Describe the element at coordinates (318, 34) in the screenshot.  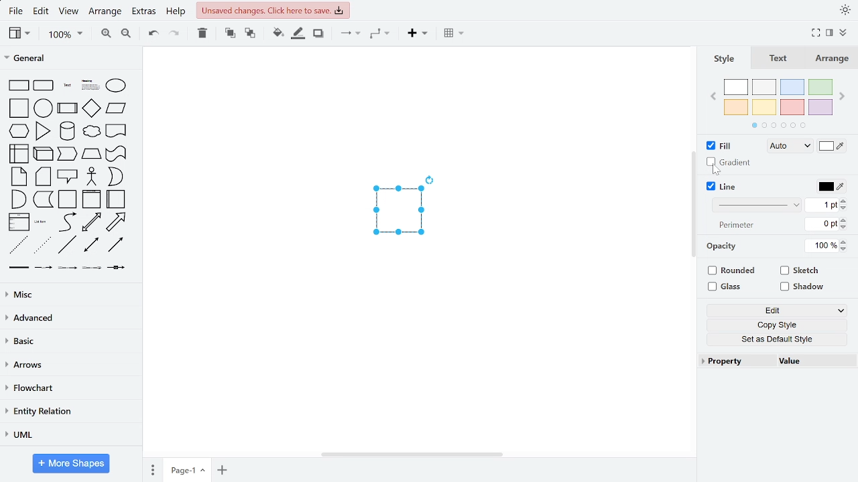
I see `shadow` at that location.